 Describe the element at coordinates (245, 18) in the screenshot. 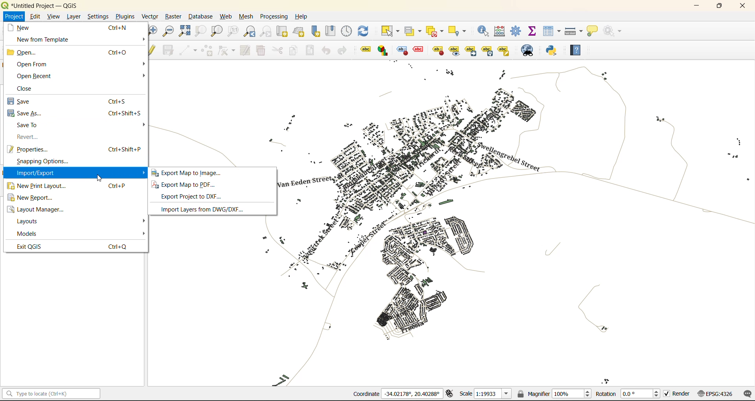

I see `mesh` at that location.